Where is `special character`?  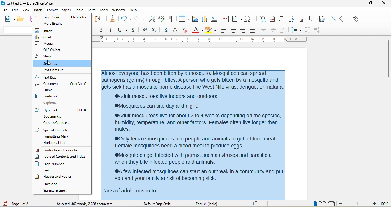
special character is located at coordinates (62, 130).